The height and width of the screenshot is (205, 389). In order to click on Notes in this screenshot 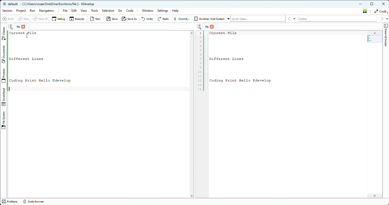, I will do `click(199, 27)`.